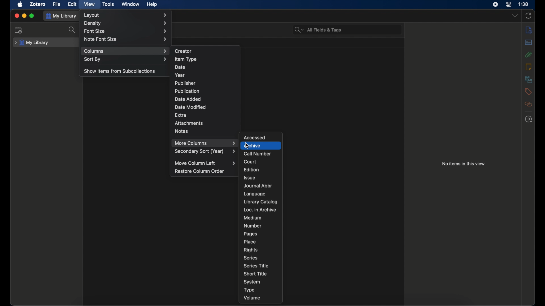  Describe the element at coordinates (529, 119) in the screenshot. I see `locate` at that location.